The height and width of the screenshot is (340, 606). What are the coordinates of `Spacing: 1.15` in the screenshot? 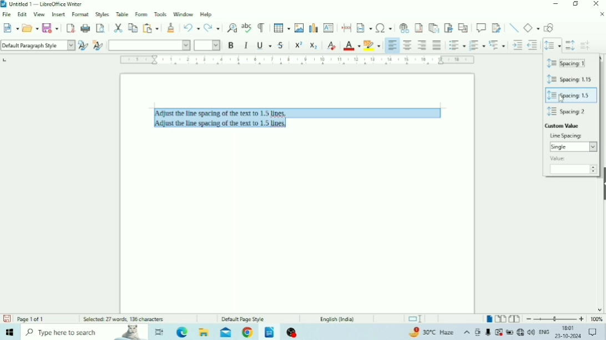 It's located at (570, 80).